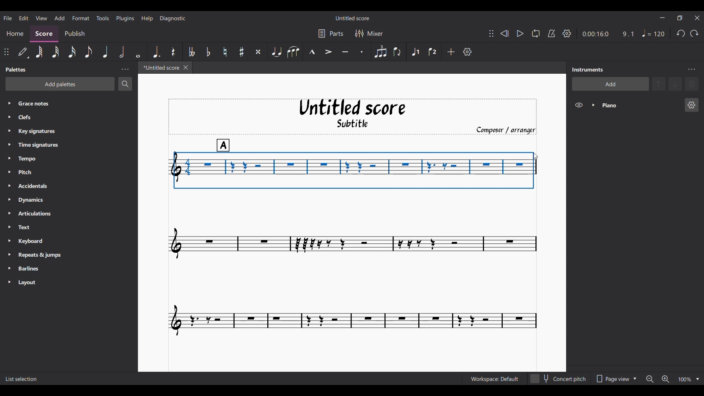  Describe the element at coordinates (7, 18) in the screenshot. I see `File menu` at that location.